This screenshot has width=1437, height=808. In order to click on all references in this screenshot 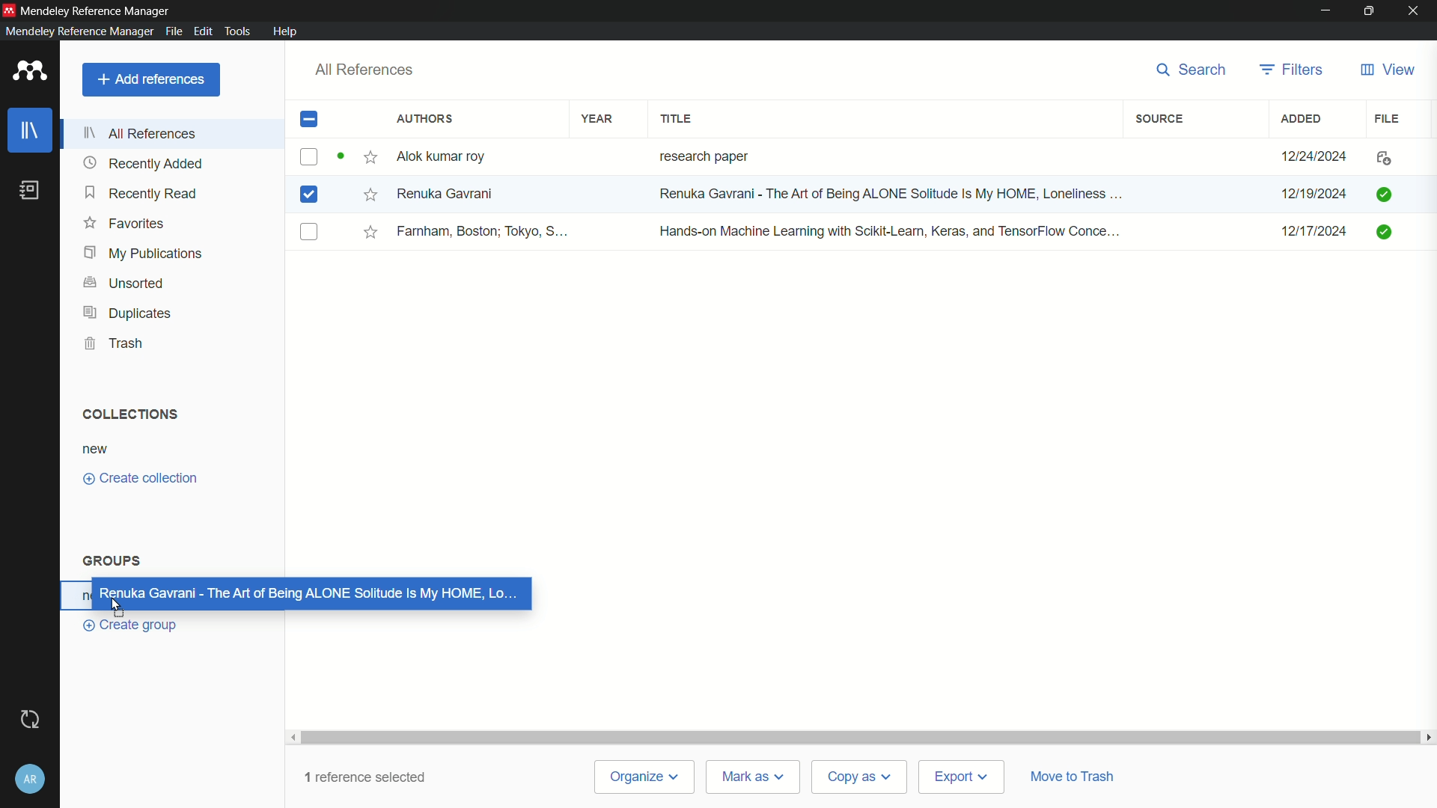, I will do `click(364, 70)`.